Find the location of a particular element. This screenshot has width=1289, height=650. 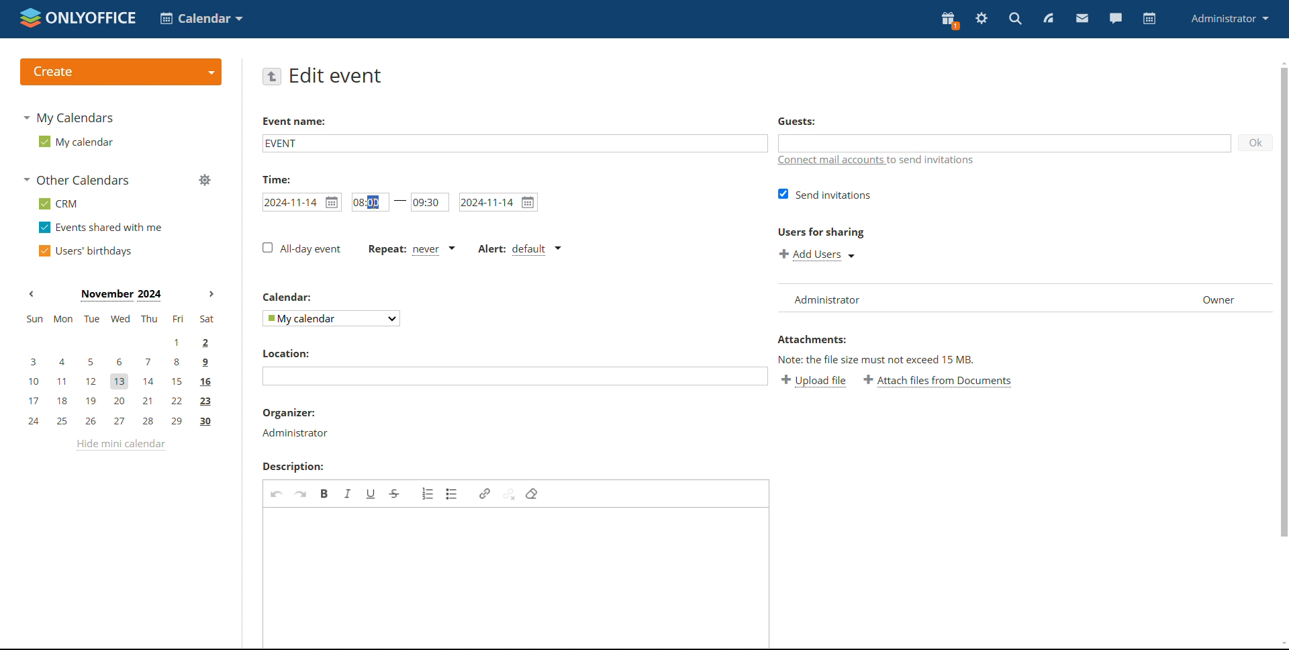

start date is located at coordinates (301, 202).